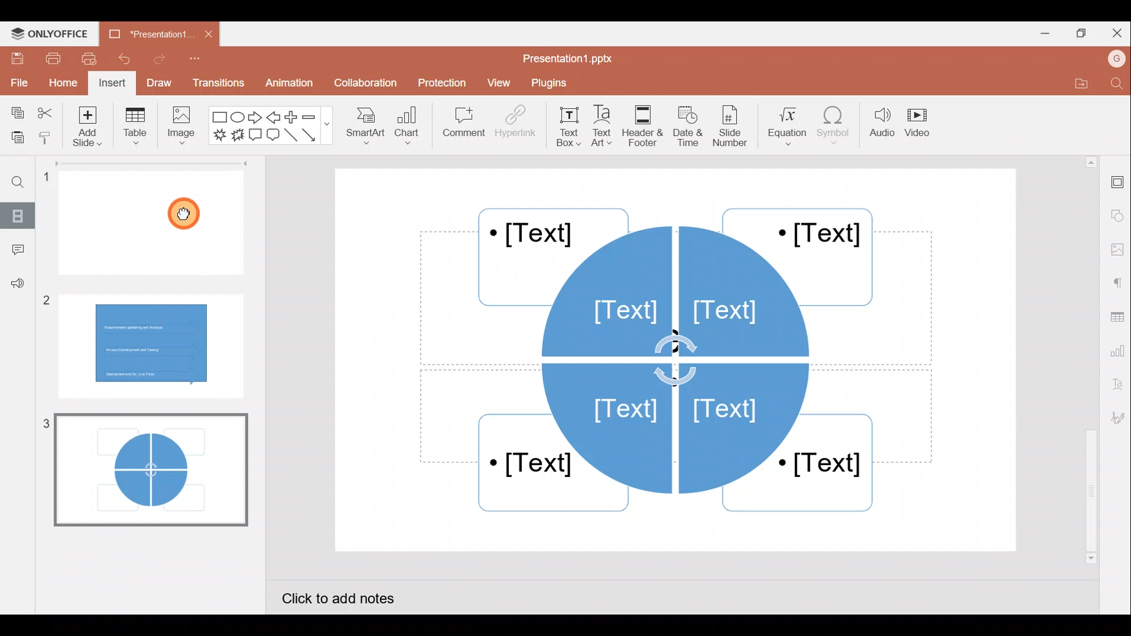 The width and height of the screenshot is (1131, 636). Describe the element at coordinates (152, 343) in the screenshot. I see `Slide 2` at that location.